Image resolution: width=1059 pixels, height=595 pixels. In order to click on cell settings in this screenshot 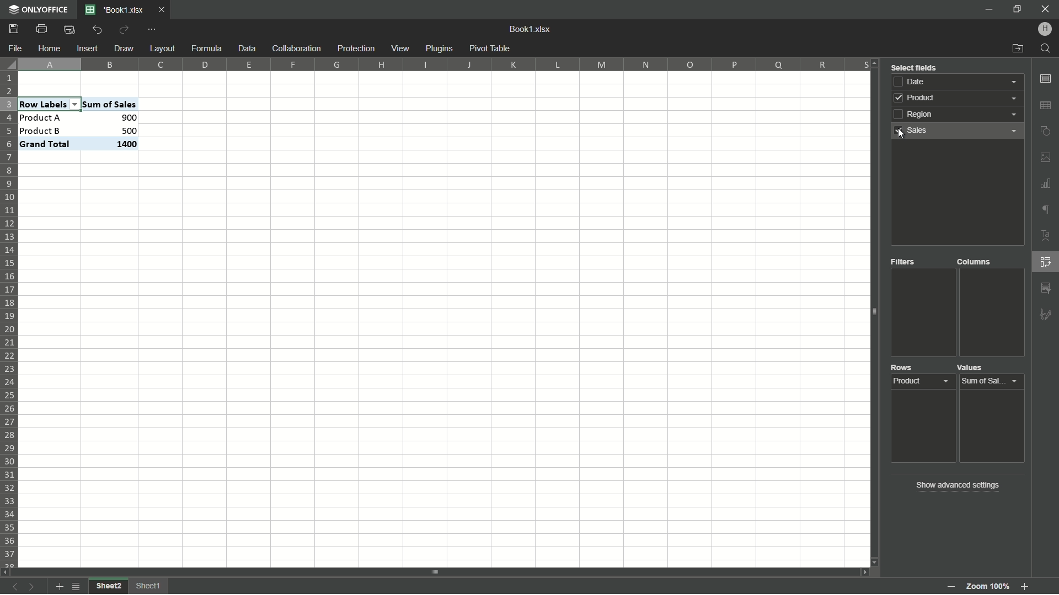, I will do `click(1045, 79)`.